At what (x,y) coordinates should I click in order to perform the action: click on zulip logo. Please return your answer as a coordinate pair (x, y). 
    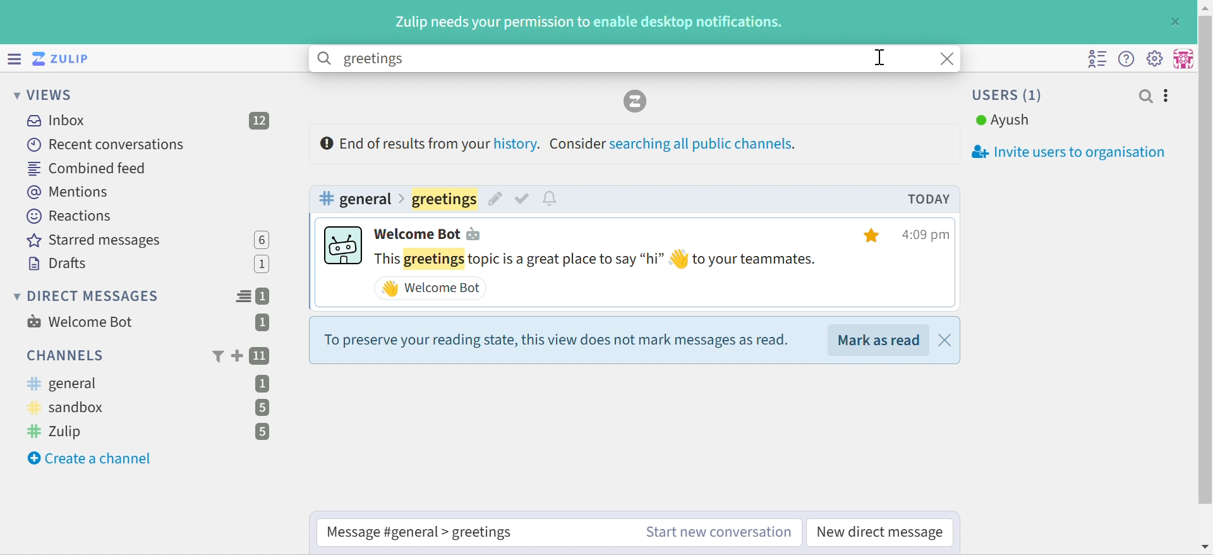
    Looking at the image, I should click on (637, 102).